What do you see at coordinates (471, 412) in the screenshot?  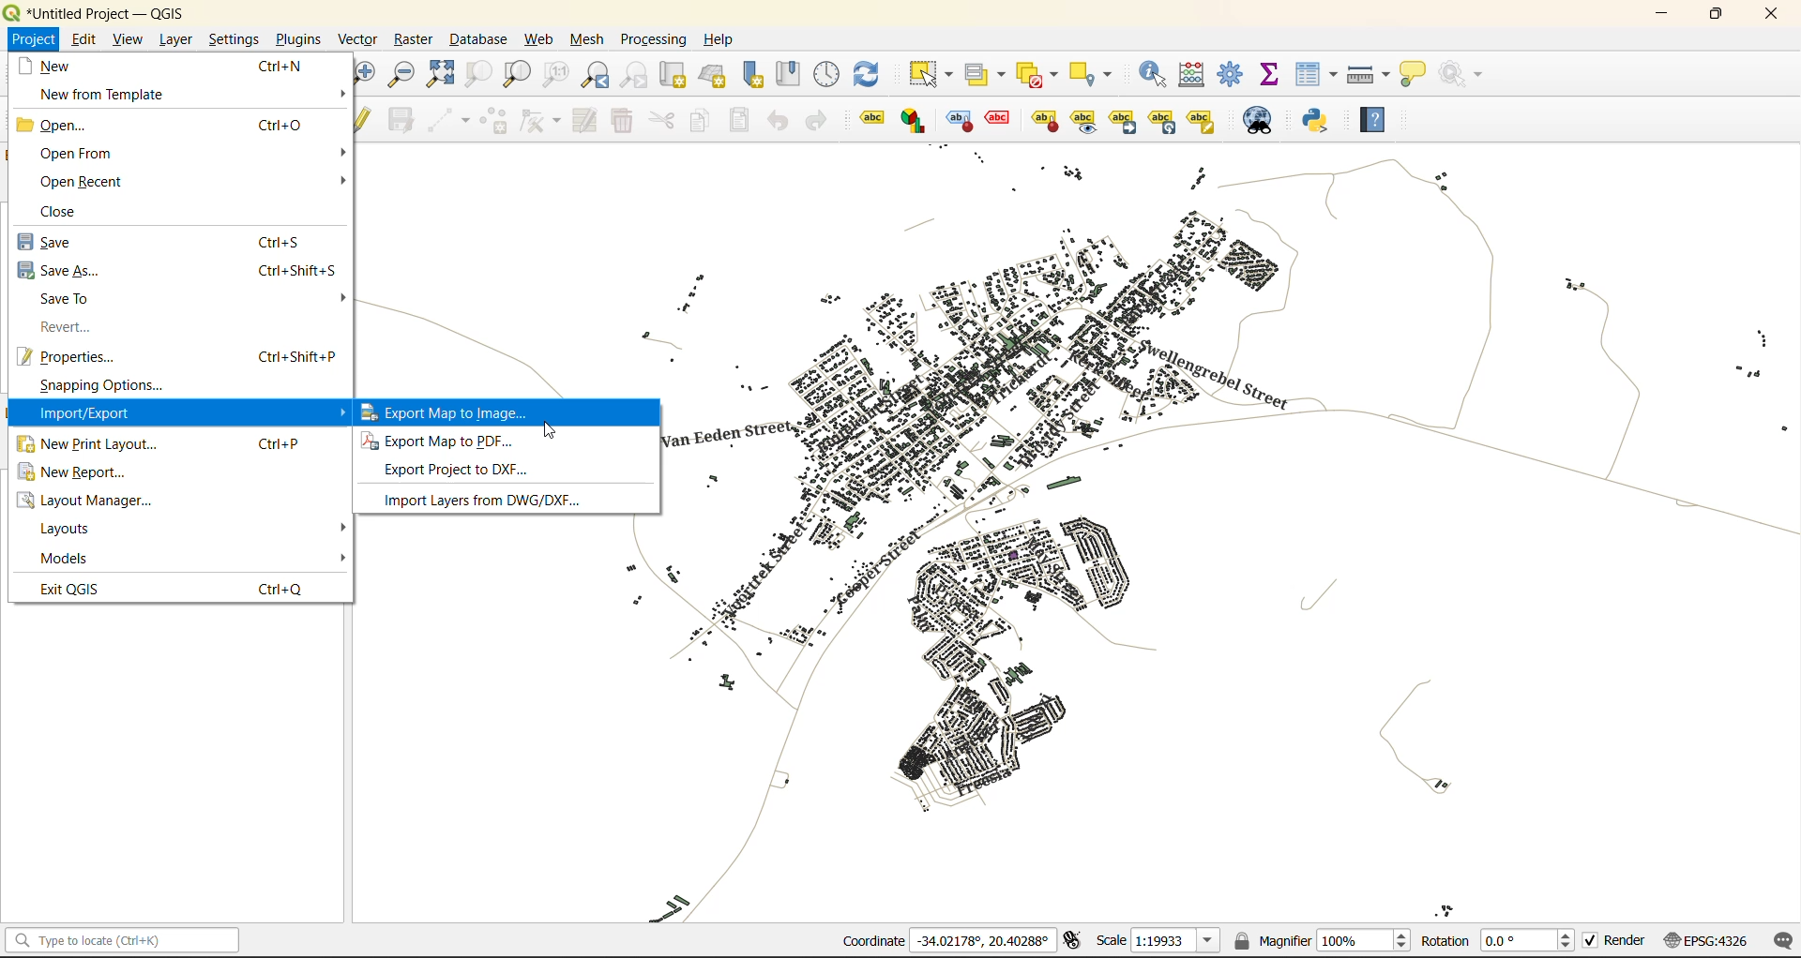 I see `export map to image` at bounding box center [471, 412].